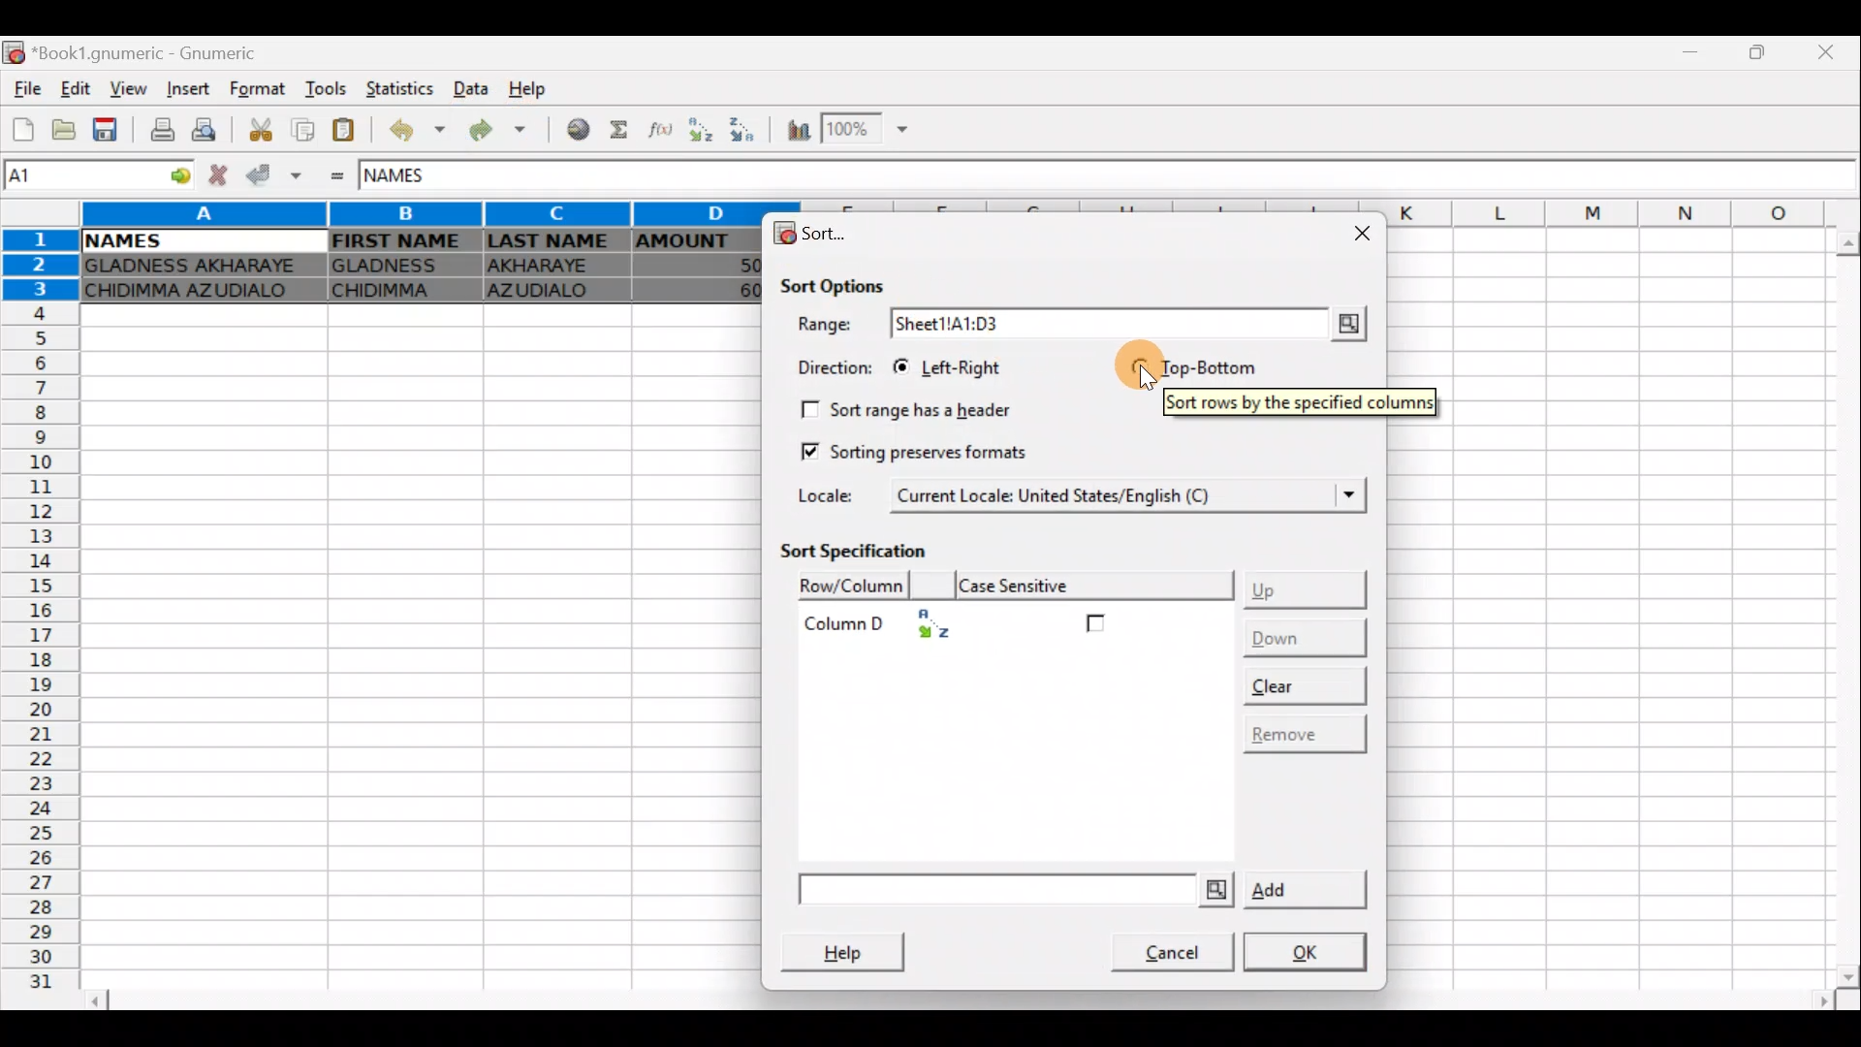 The image size is (1861, 1047). I want to click on GLADNESS, so click(400, 264).